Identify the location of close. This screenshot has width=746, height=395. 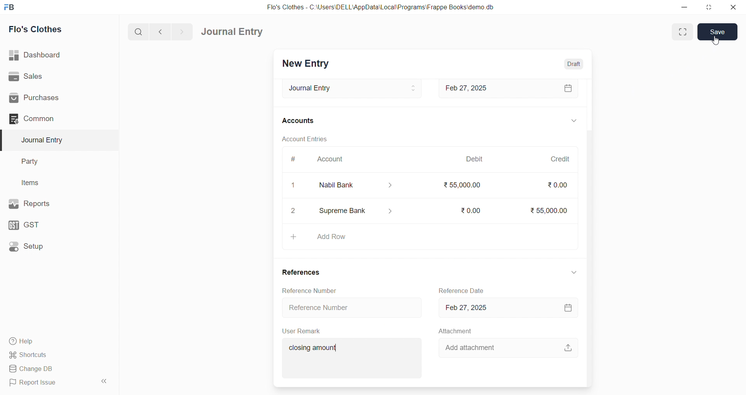
(734, 7).